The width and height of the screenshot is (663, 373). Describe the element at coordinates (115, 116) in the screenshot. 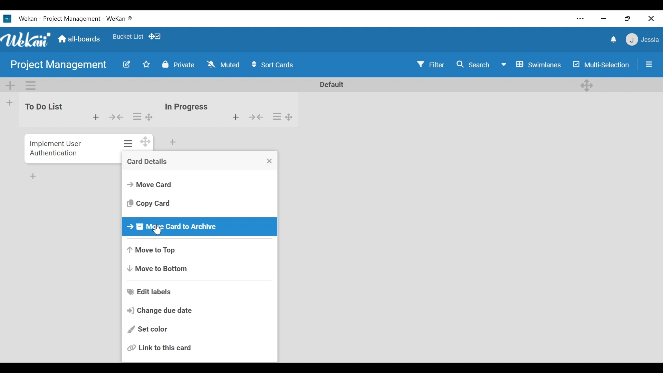

I see `hide/show` at that location.